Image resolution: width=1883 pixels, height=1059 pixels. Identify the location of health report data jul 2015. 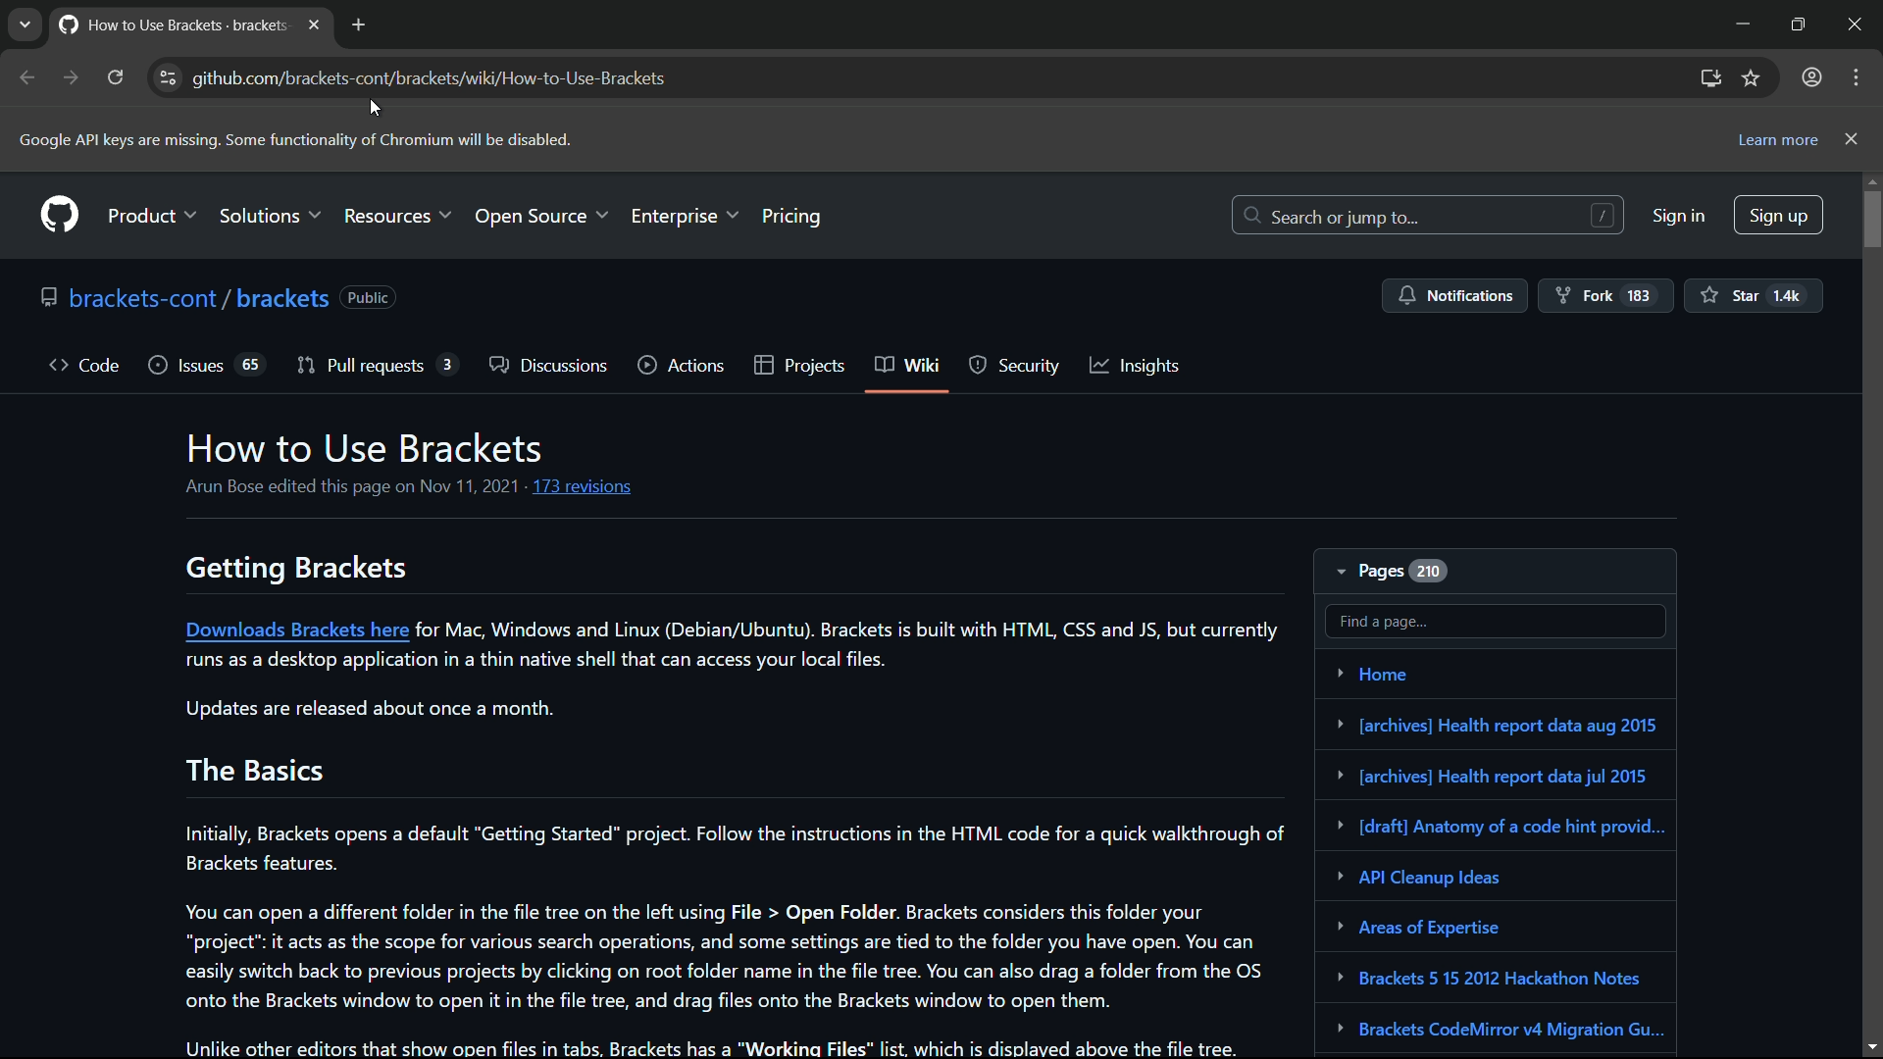
(1489, 773).